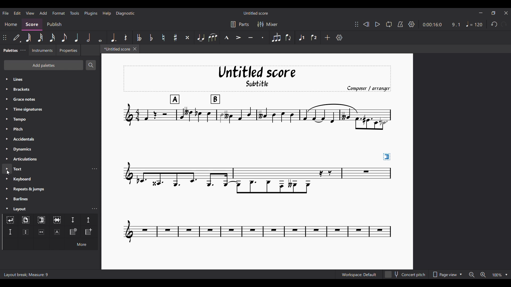 Image resolution: width=511 pixels, height=287 pixels. What do you see at coordinates (138, 37) in the screenshot?
I see `Toggle double flat` at bounding box center [138, 37].